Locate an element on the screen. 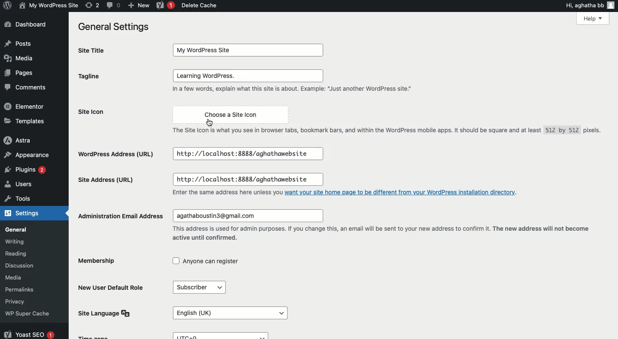 The image size is (618, 339). Help  is located at coordinates (594, 19).